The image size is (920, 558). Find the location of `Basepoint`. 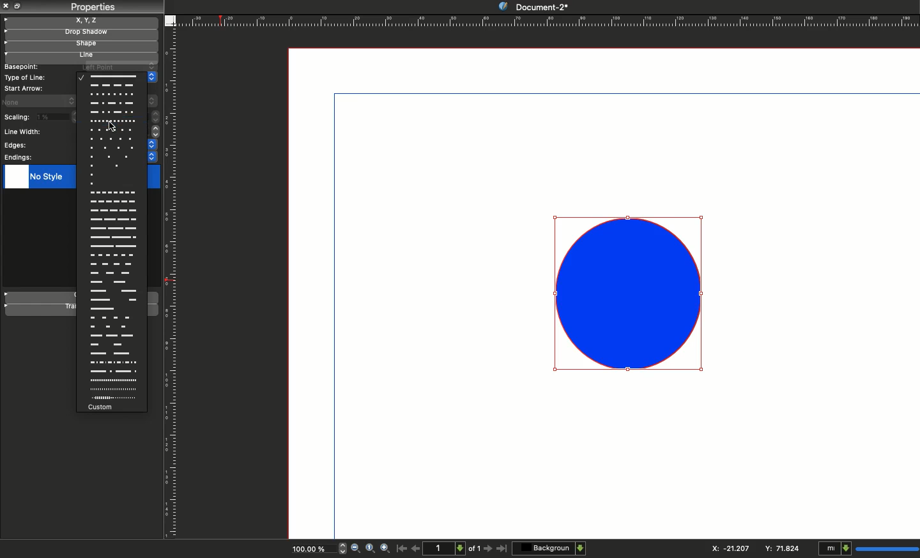

Basepoint is located at coordinates (21, 67).